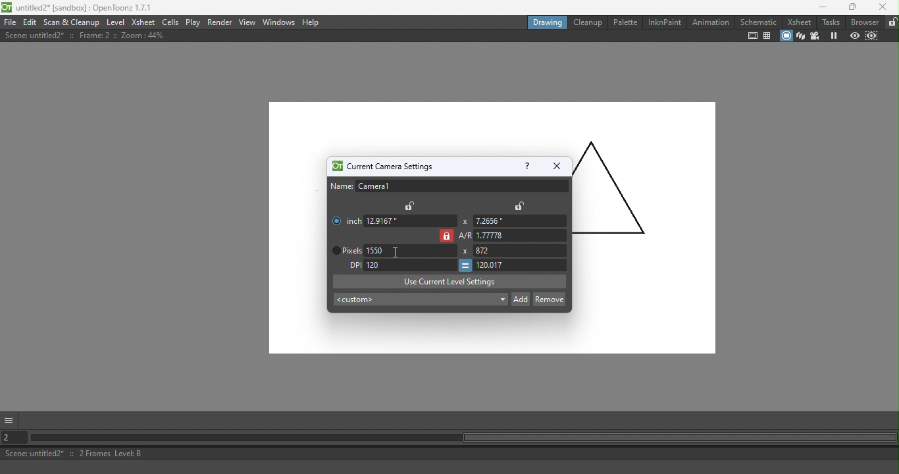  Describe the element at coordinates (143, 22) in the screenshot. I see `Xsheet` at that location.